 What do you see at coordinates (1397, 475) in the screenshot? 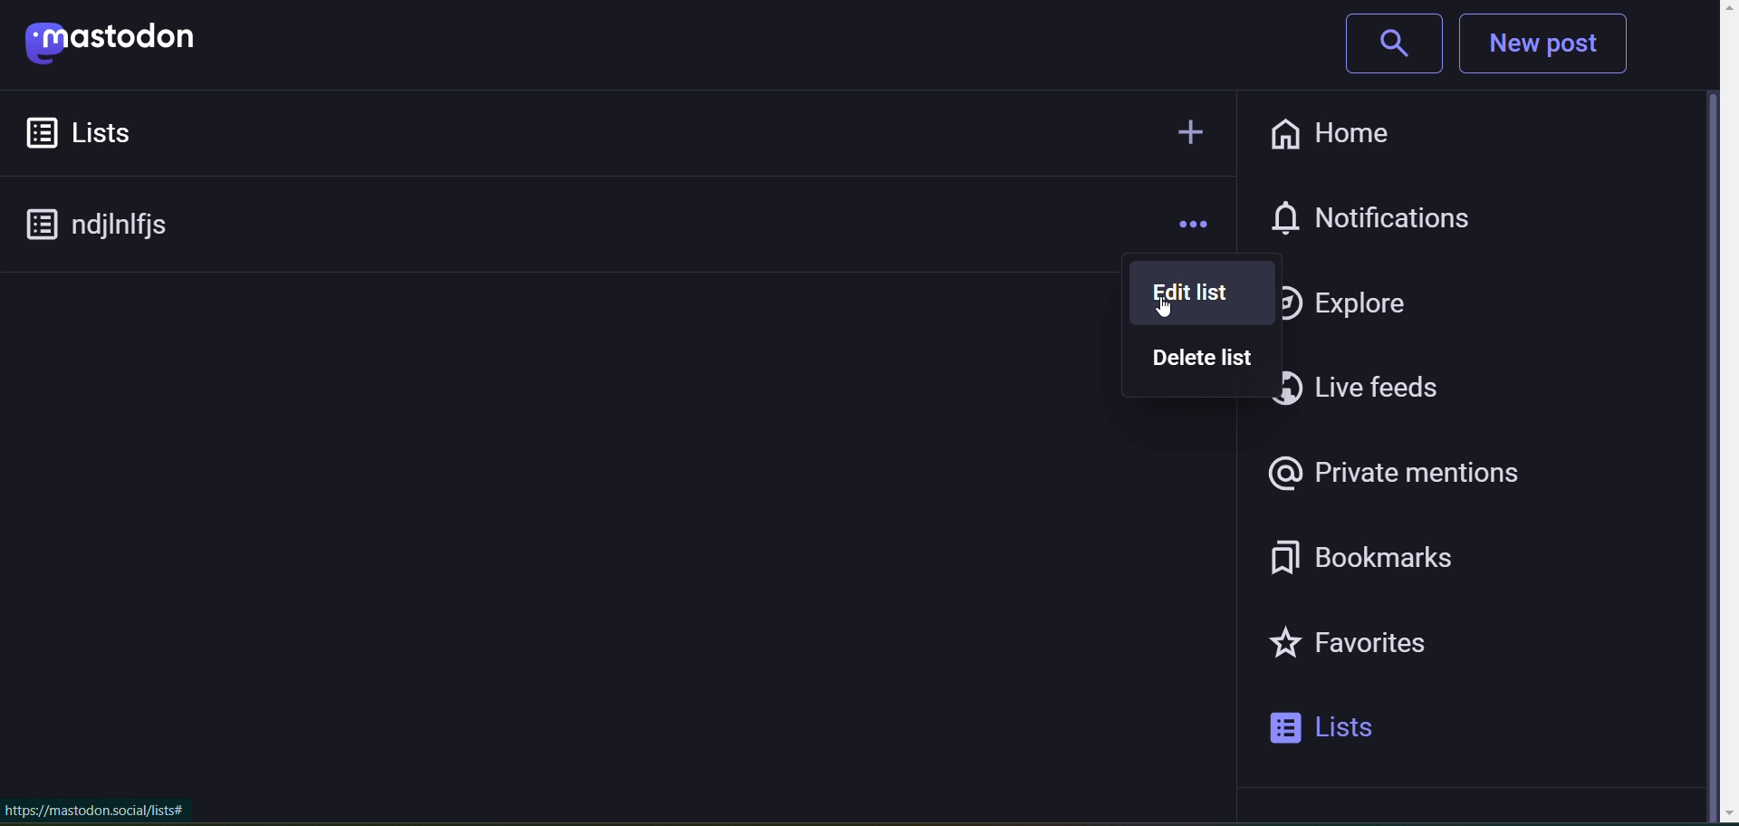
I see `private mentions` at bounding box center [1397, 475].